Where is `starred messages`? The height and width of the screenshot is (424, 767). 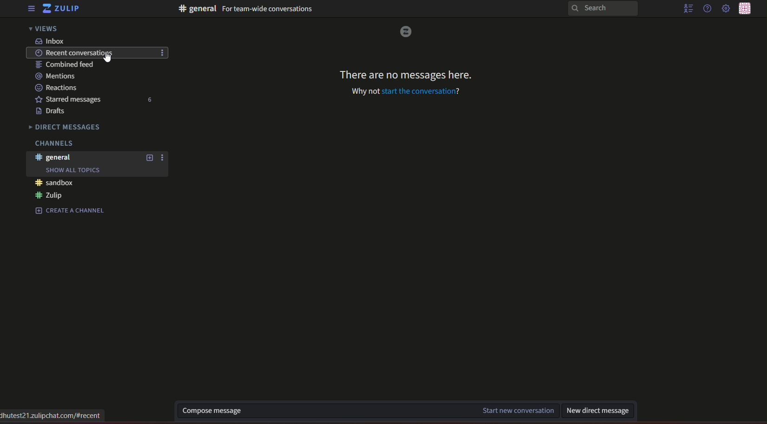 starred messages is located at coordinates (71, 98).